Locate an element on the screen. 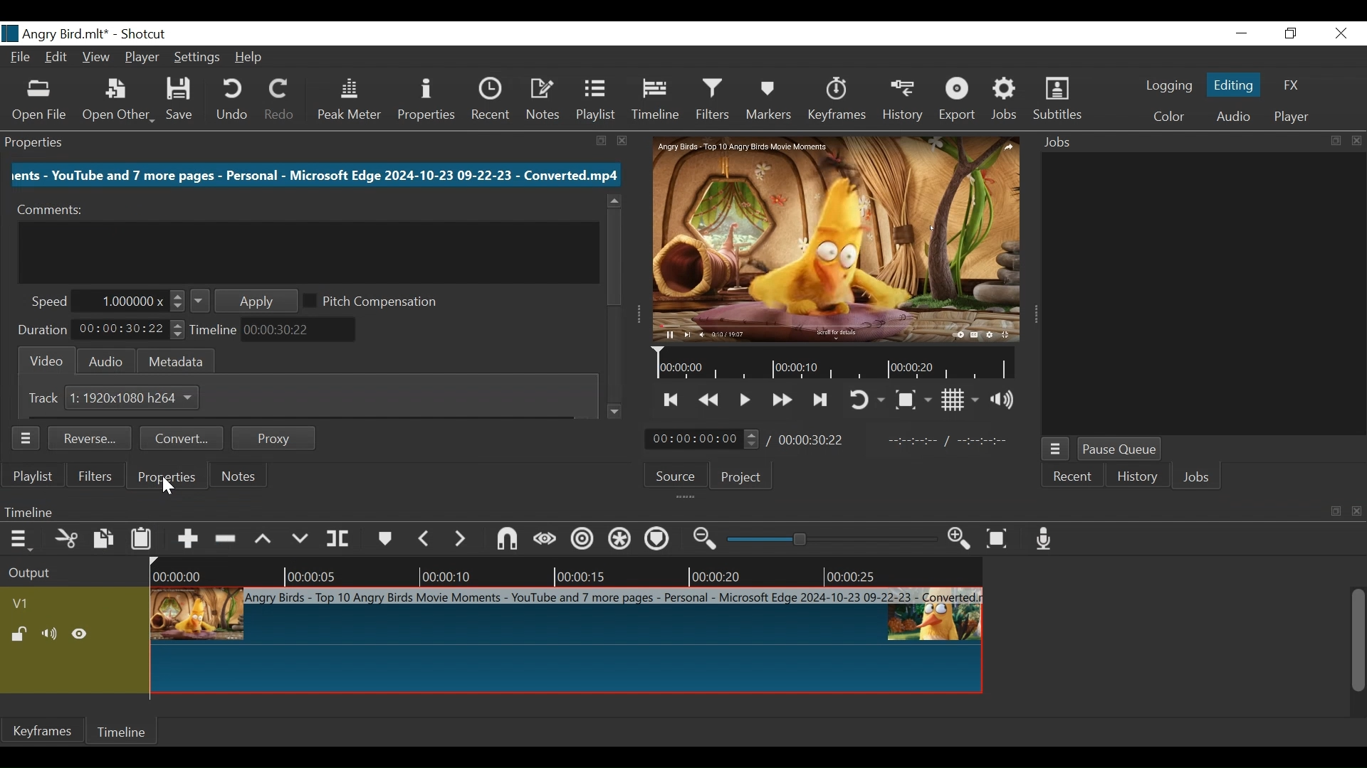 The image size is (1367, 768). Filters is located at coordinates (95, 478).